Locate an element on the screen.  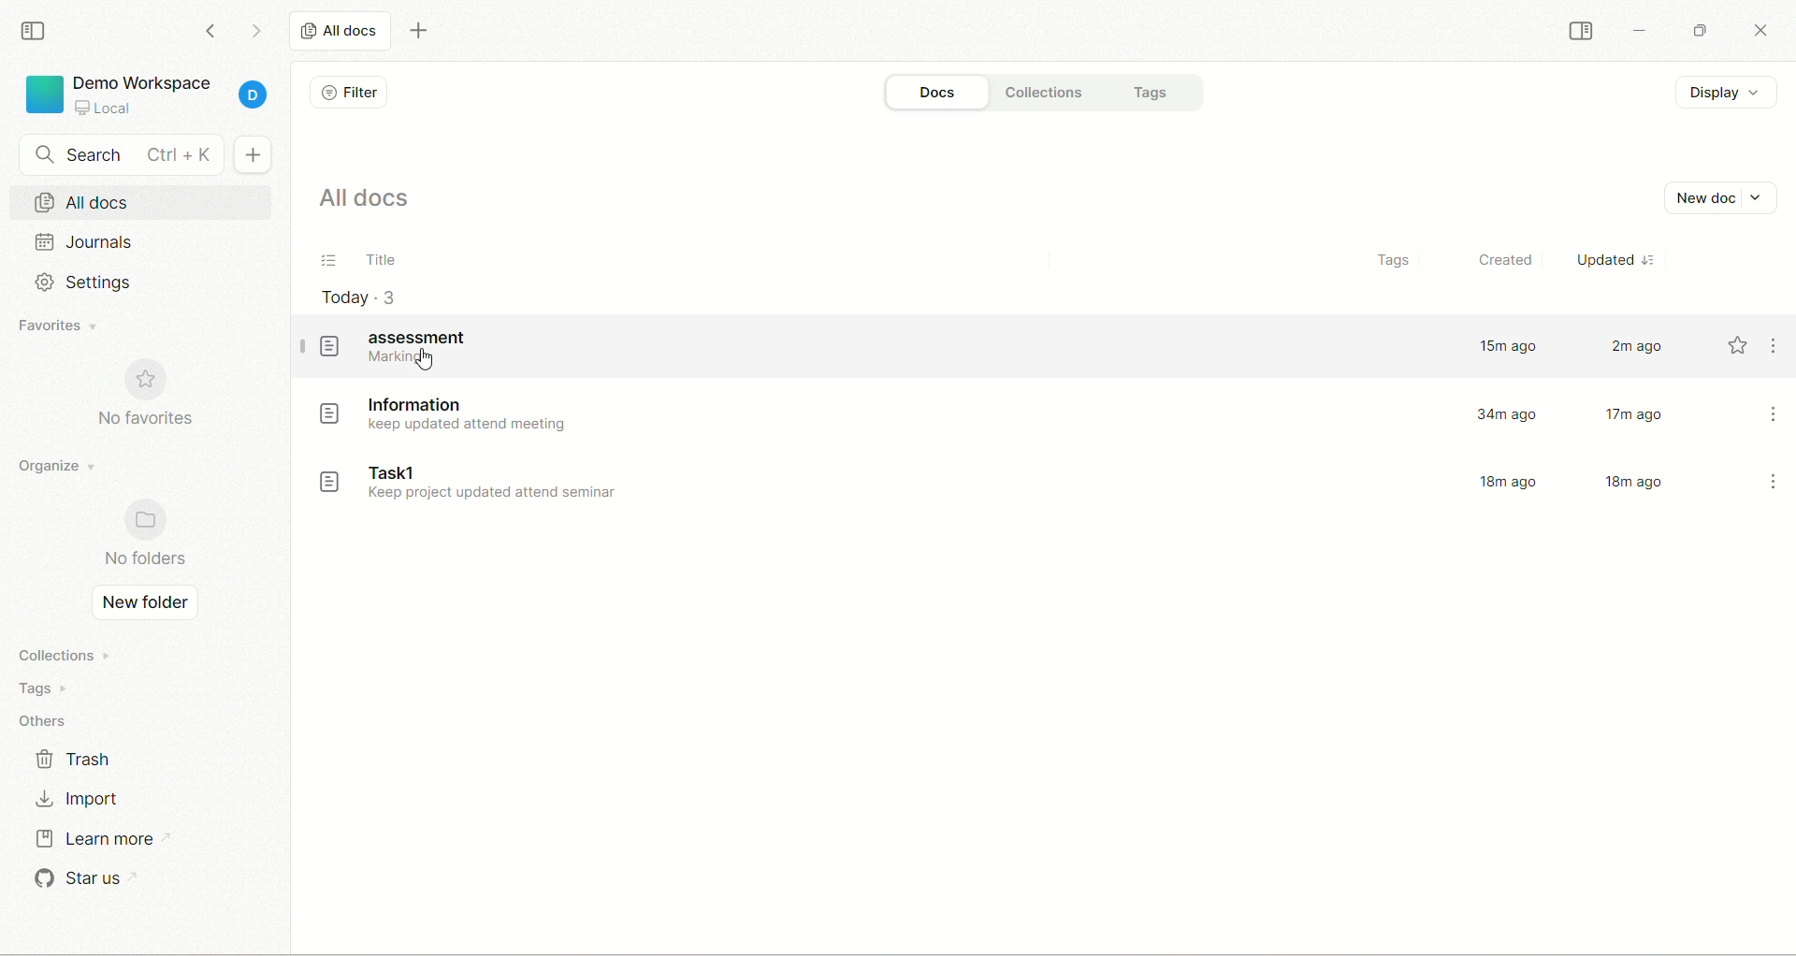
favorites is located at coordinates (1737, 347).